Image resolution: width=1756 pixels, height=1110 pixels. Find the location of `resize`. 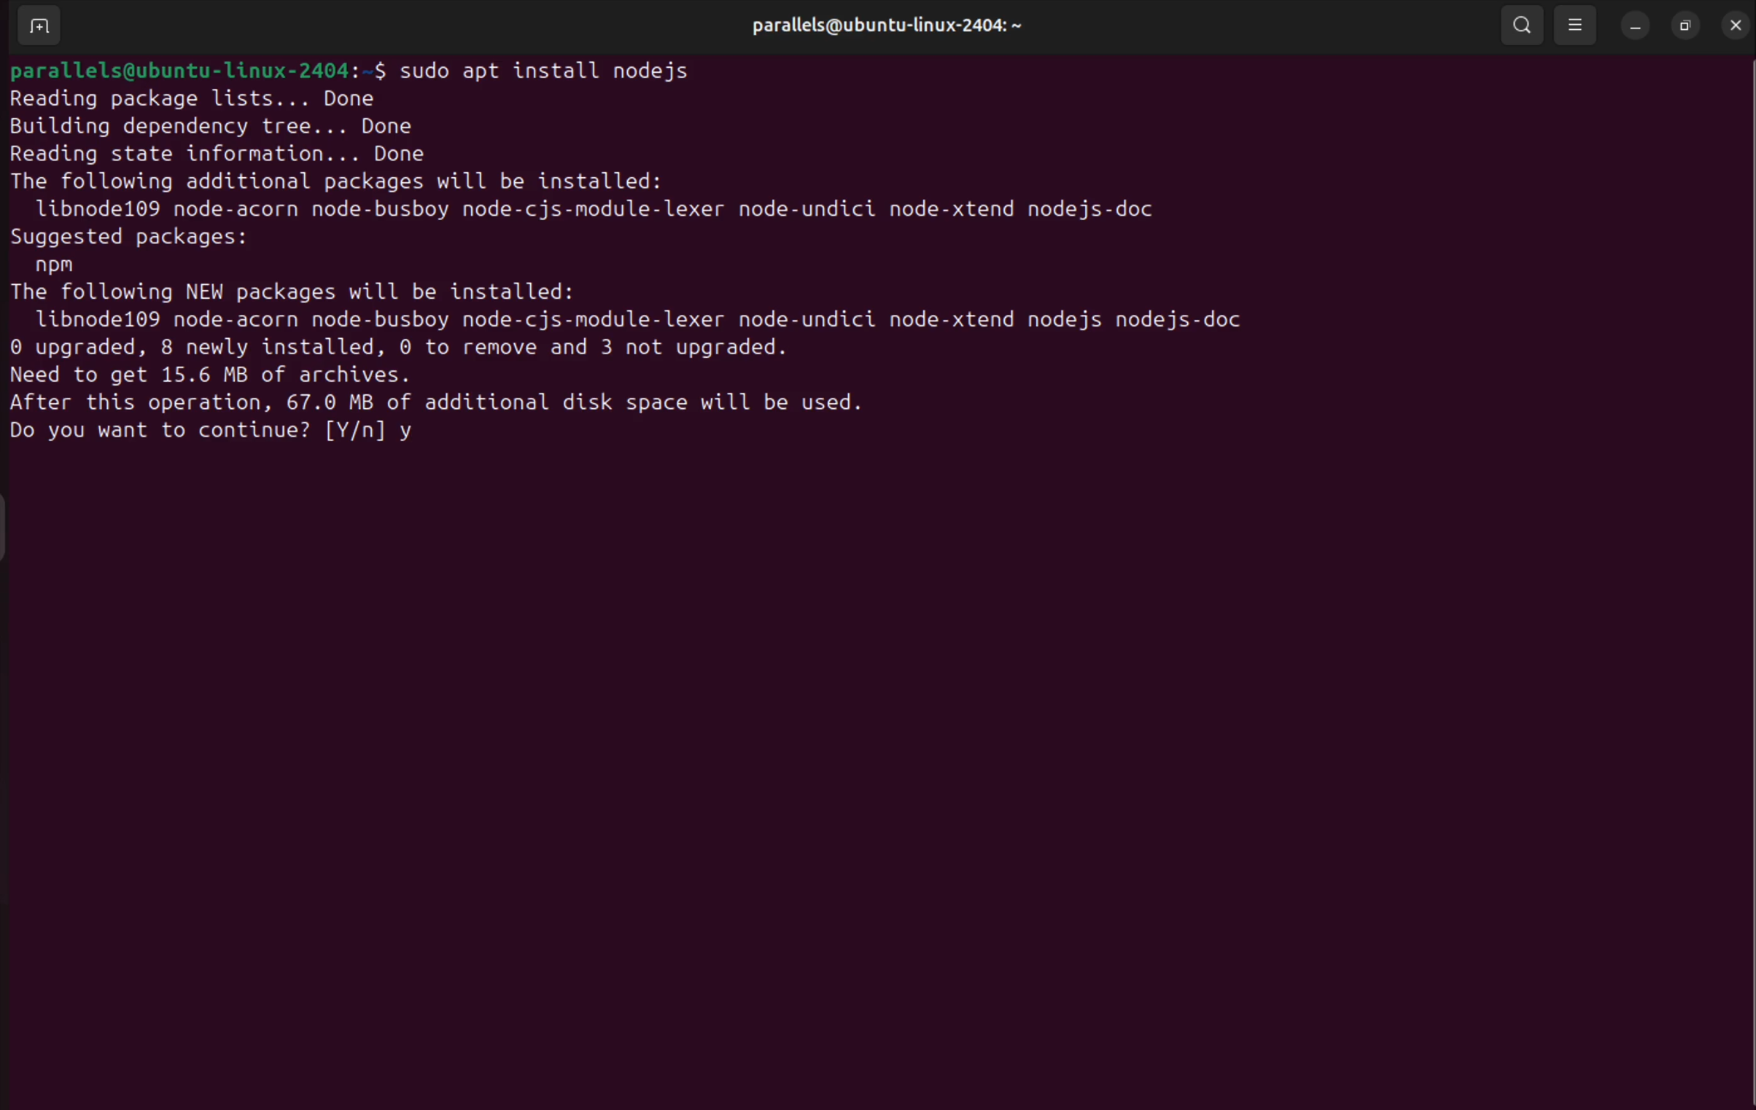

resize is located at coordinates (1684, 26).